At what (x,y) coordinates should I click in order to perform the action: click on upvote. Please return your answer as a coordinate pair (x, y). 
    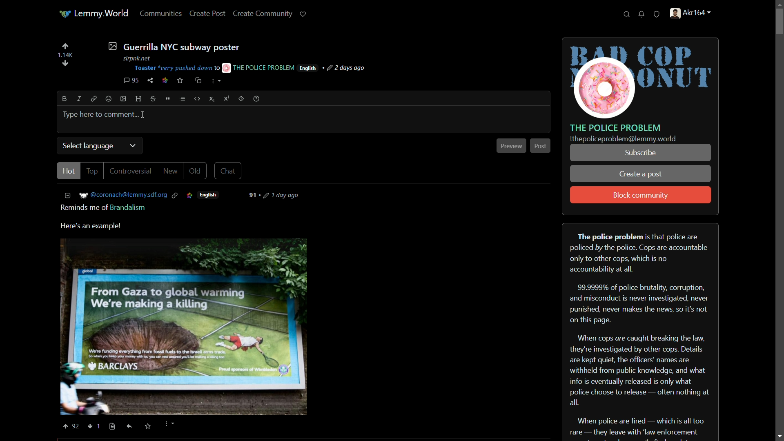
    Looking at the image, I should click on (70, 426).